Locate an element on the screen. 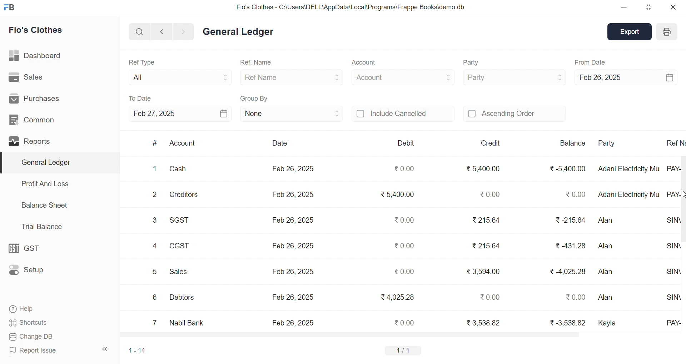 This screenshot has height=364, width=686. General Ledger is located at coordinates (238, 32).